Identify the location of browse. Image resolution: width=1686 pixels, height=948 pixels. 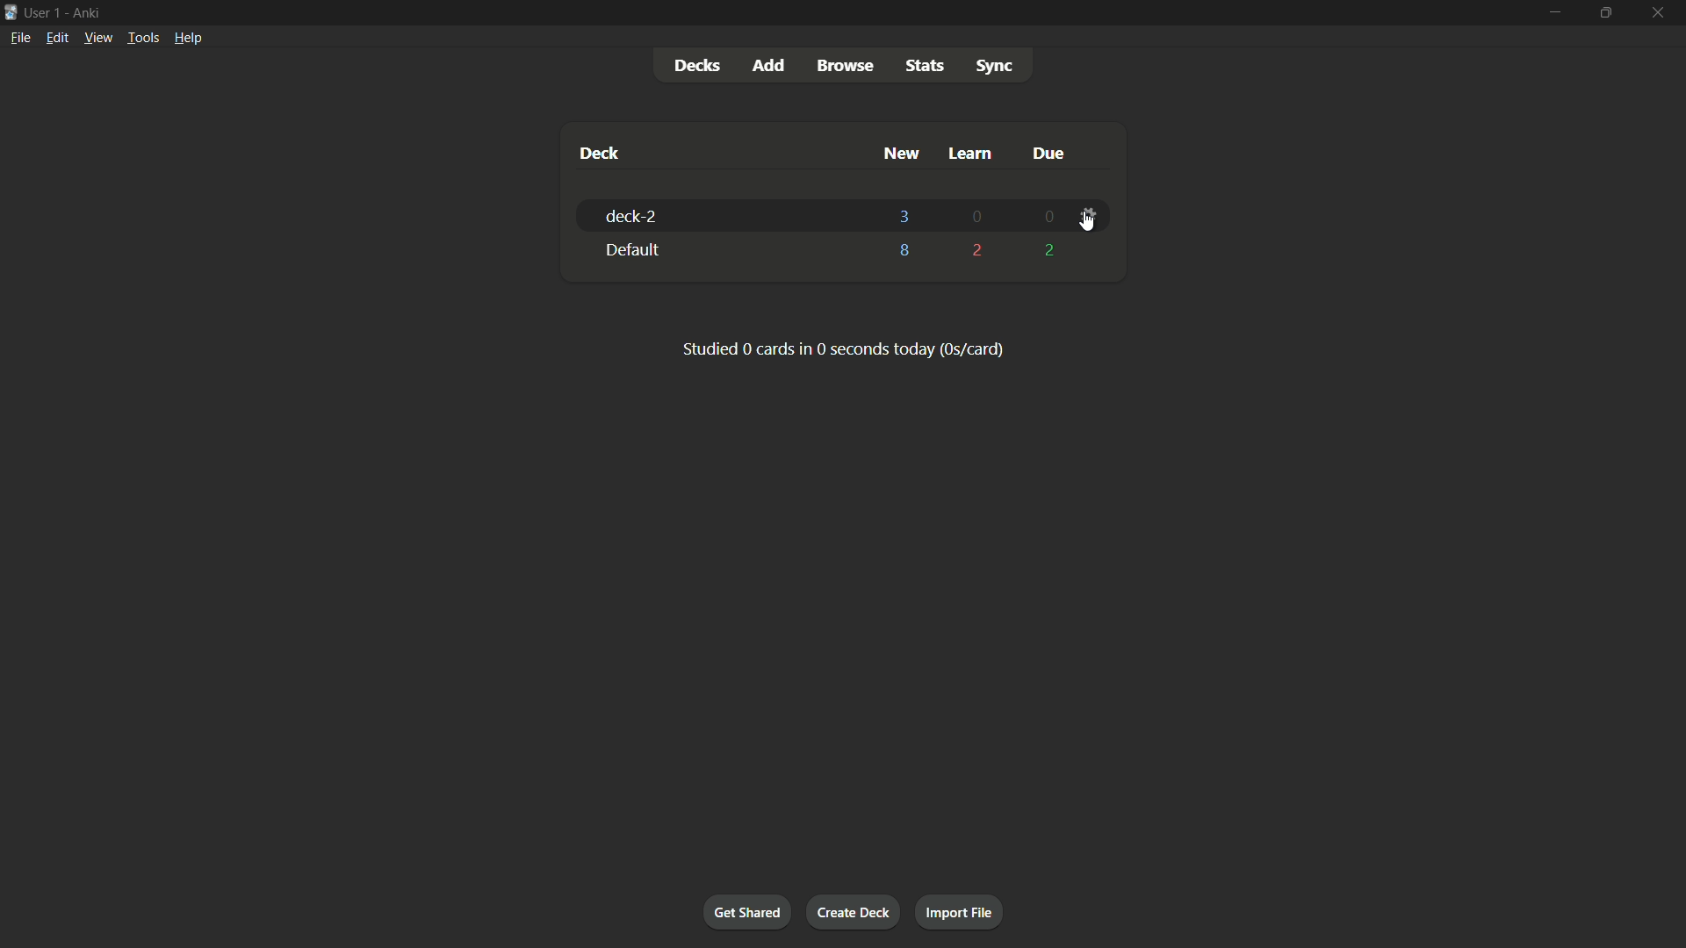
(846, 65).